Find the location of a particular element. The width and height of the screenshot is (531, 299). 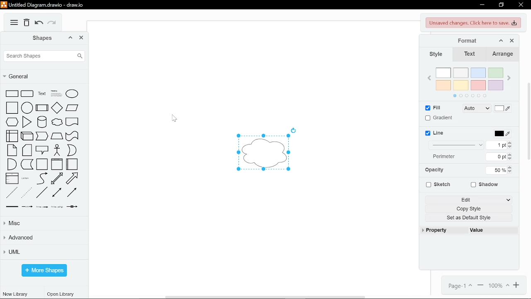

collapse is located at coordinates (71, 38).